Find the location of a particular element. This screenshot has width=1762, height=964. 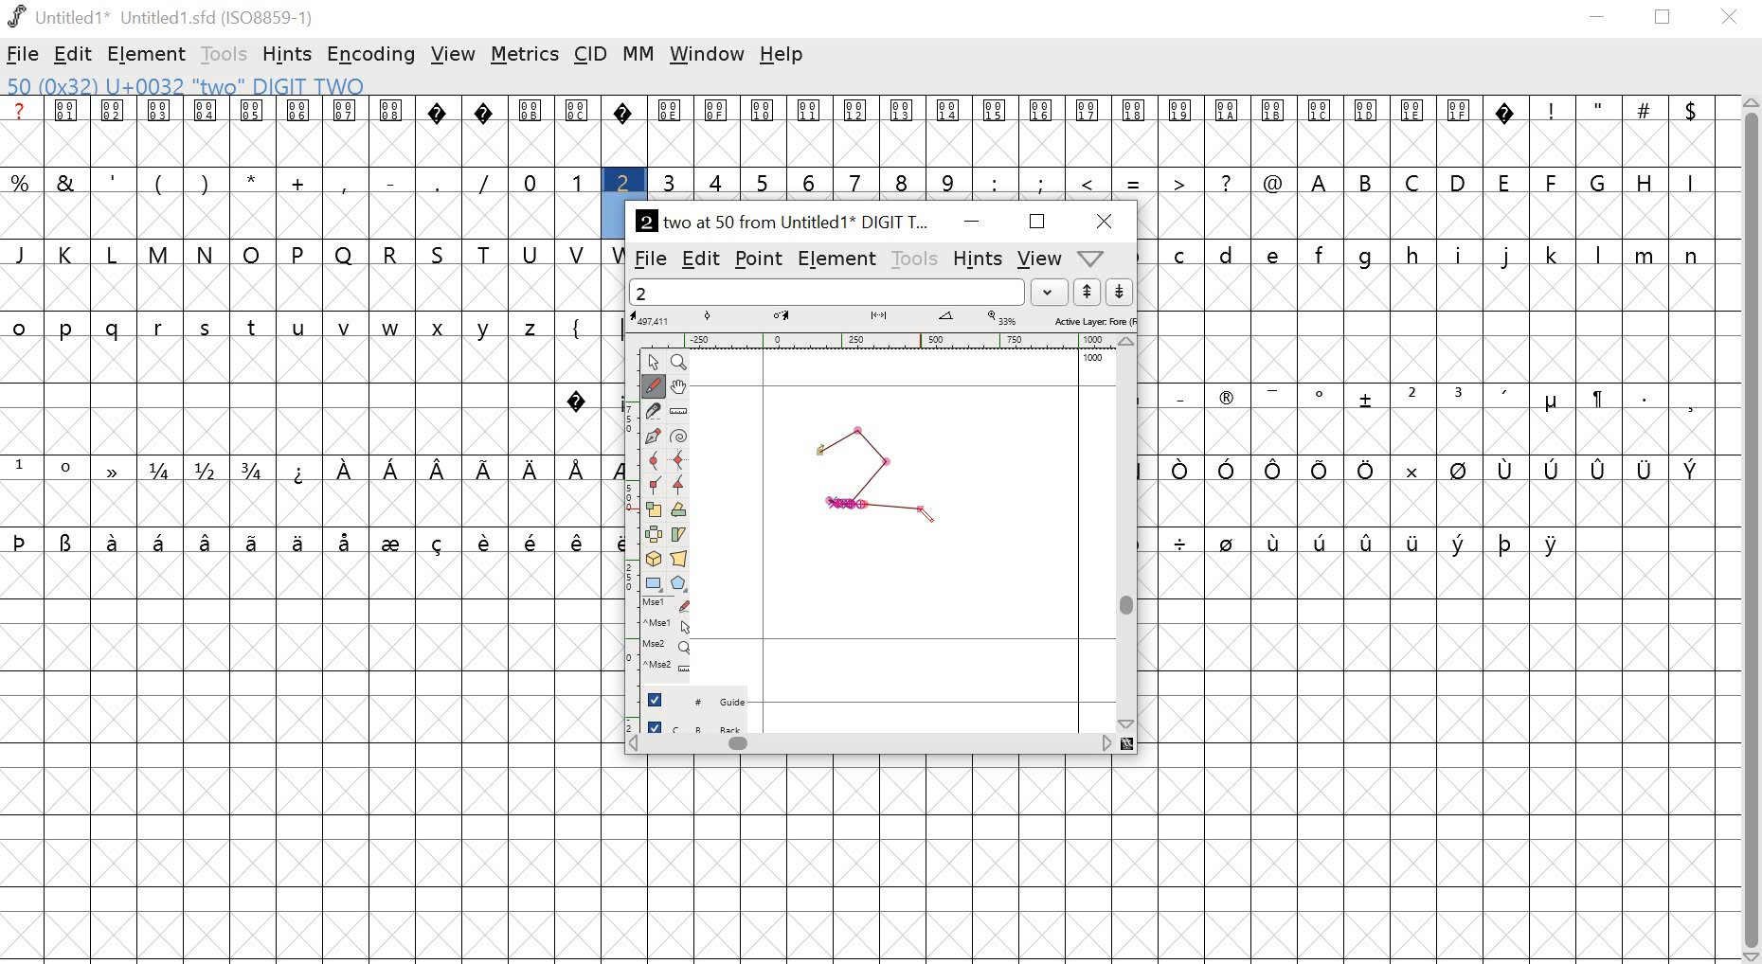

close is located at coordinates (1105, 221).